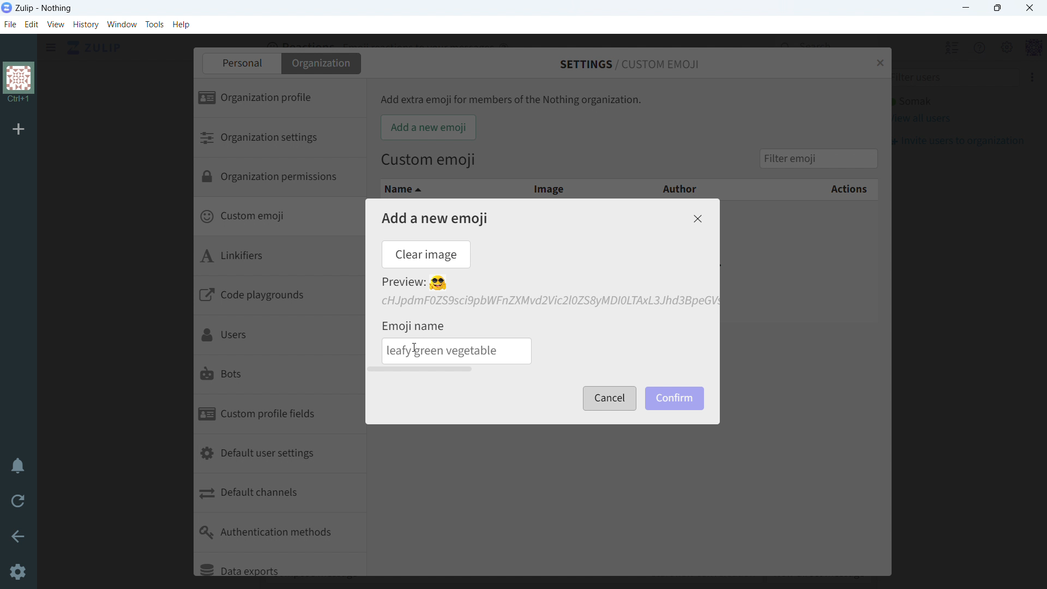 This screenshot has height=589, width=1047. Describe the element at coordinates (458, 351) in the screenshot. I see `emoji name` at that location.